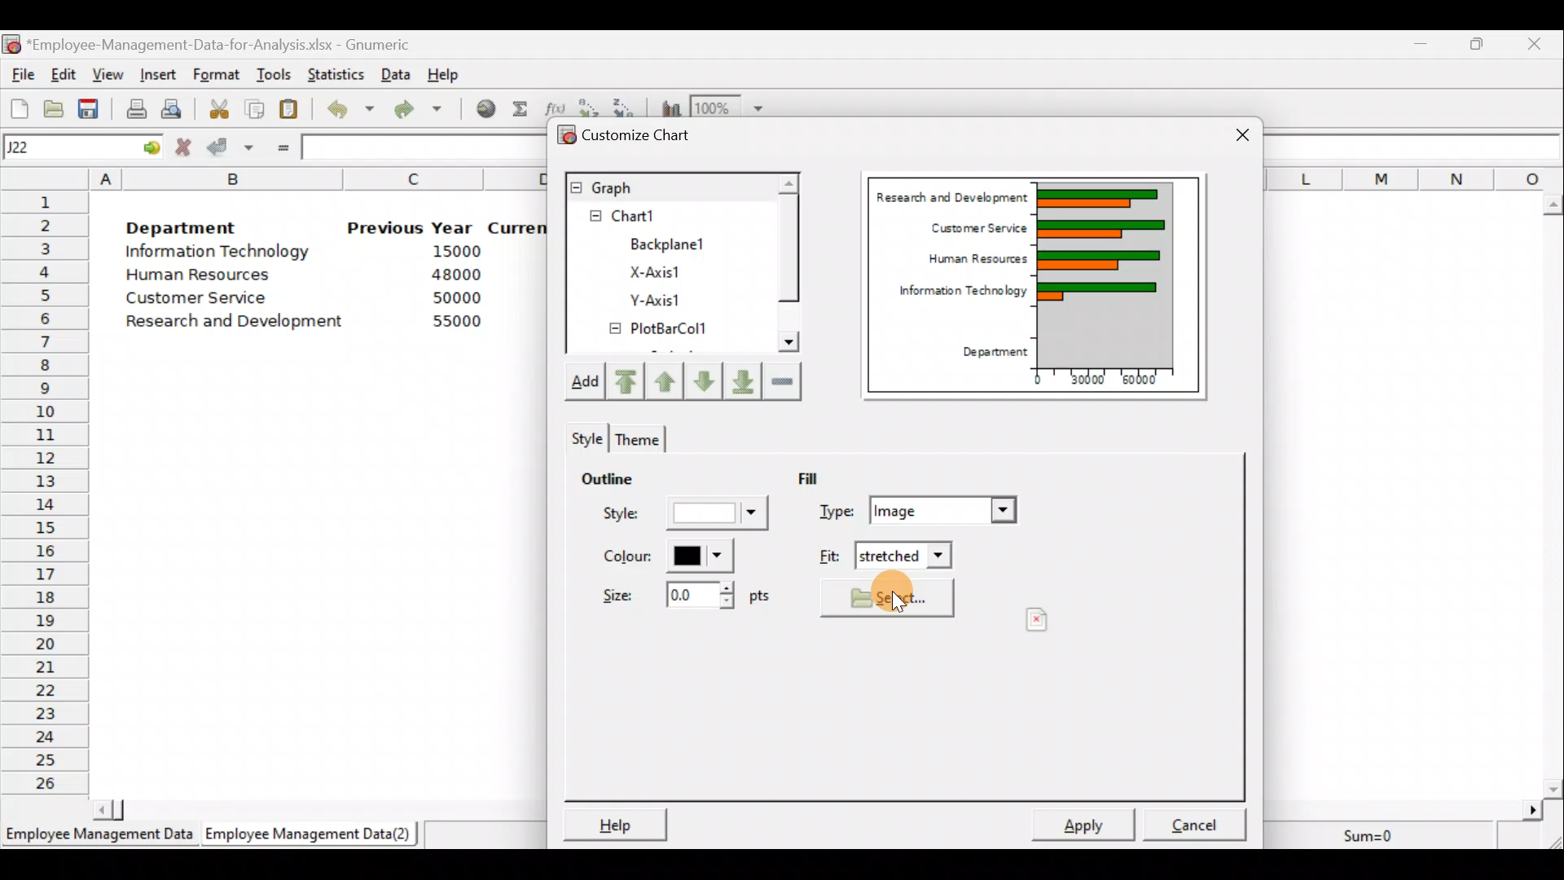 This screenshot has height=880, width=1564. What do you see at coordinates (1085, 824) in the screenshot?
I see `Apply` at bounding box center [1085, 824].